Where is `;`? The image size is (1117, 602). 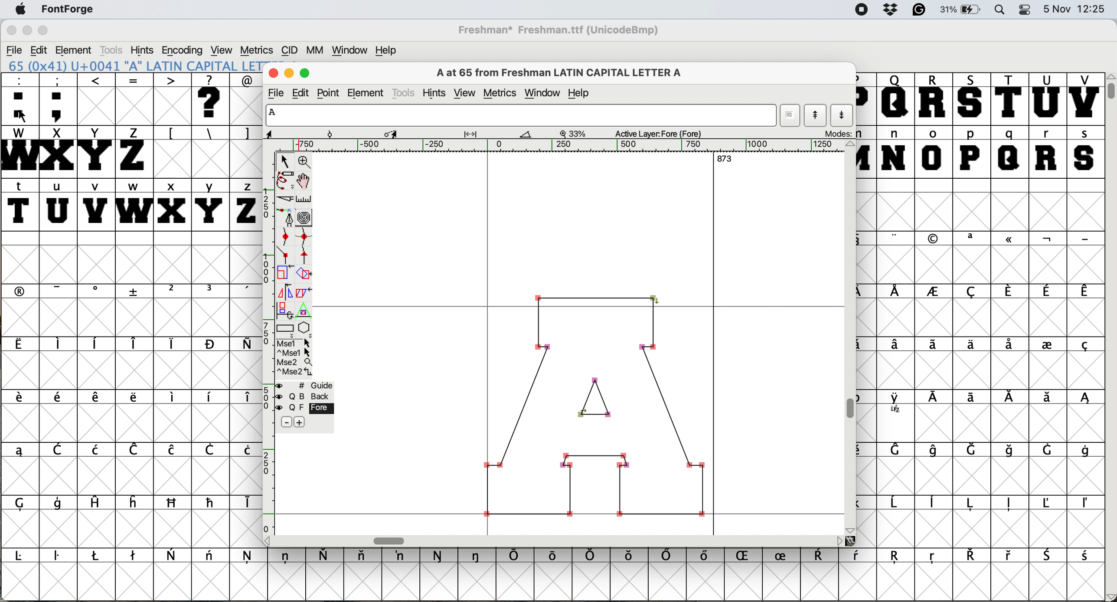
; is located at coordinates (59, 98).